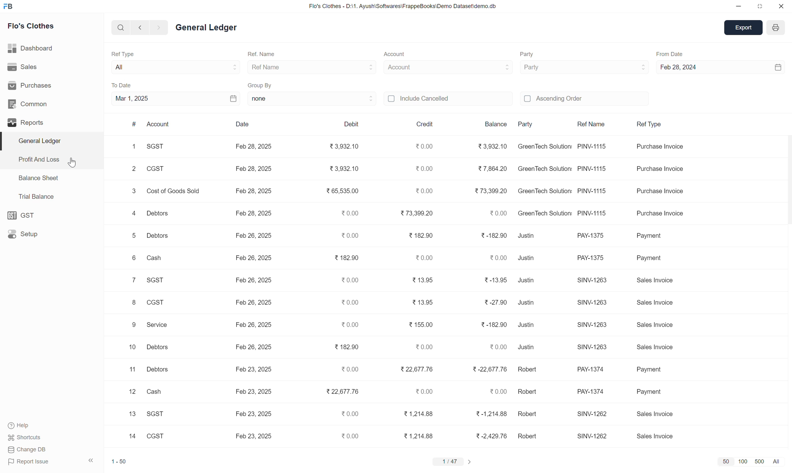 The image size is (792, 473). Describe the element at coordinates (351, 281) in the screenshot. I see `₹0.00` at that location.